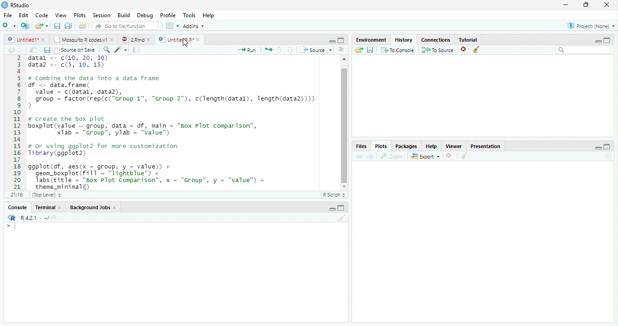 The width and height of the screenshot is (618, 326). Describe the element at coordinates (290, 50) in the screenshot. I see `Go to next section/chunk` at that location.